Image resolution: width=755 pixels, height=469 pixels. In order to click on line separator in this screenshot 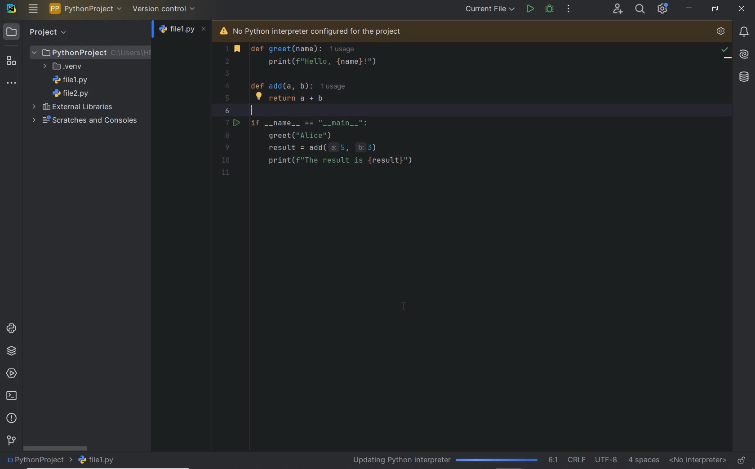, I will do `click(576, 459)`.